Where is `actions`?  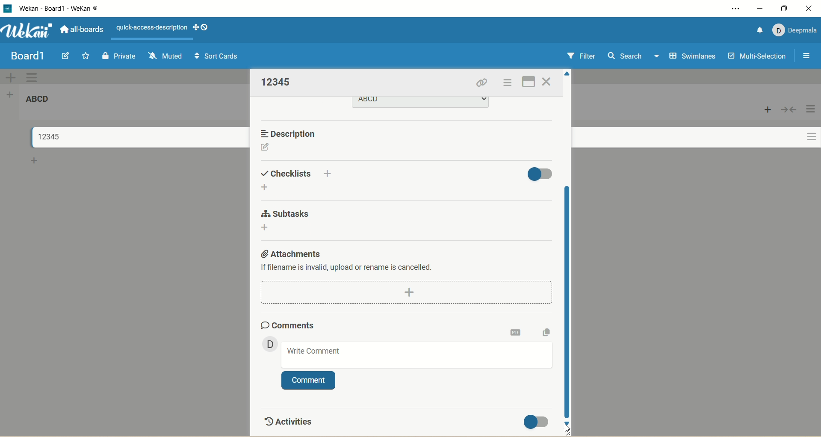 actions is located at coordinates (808, 130).